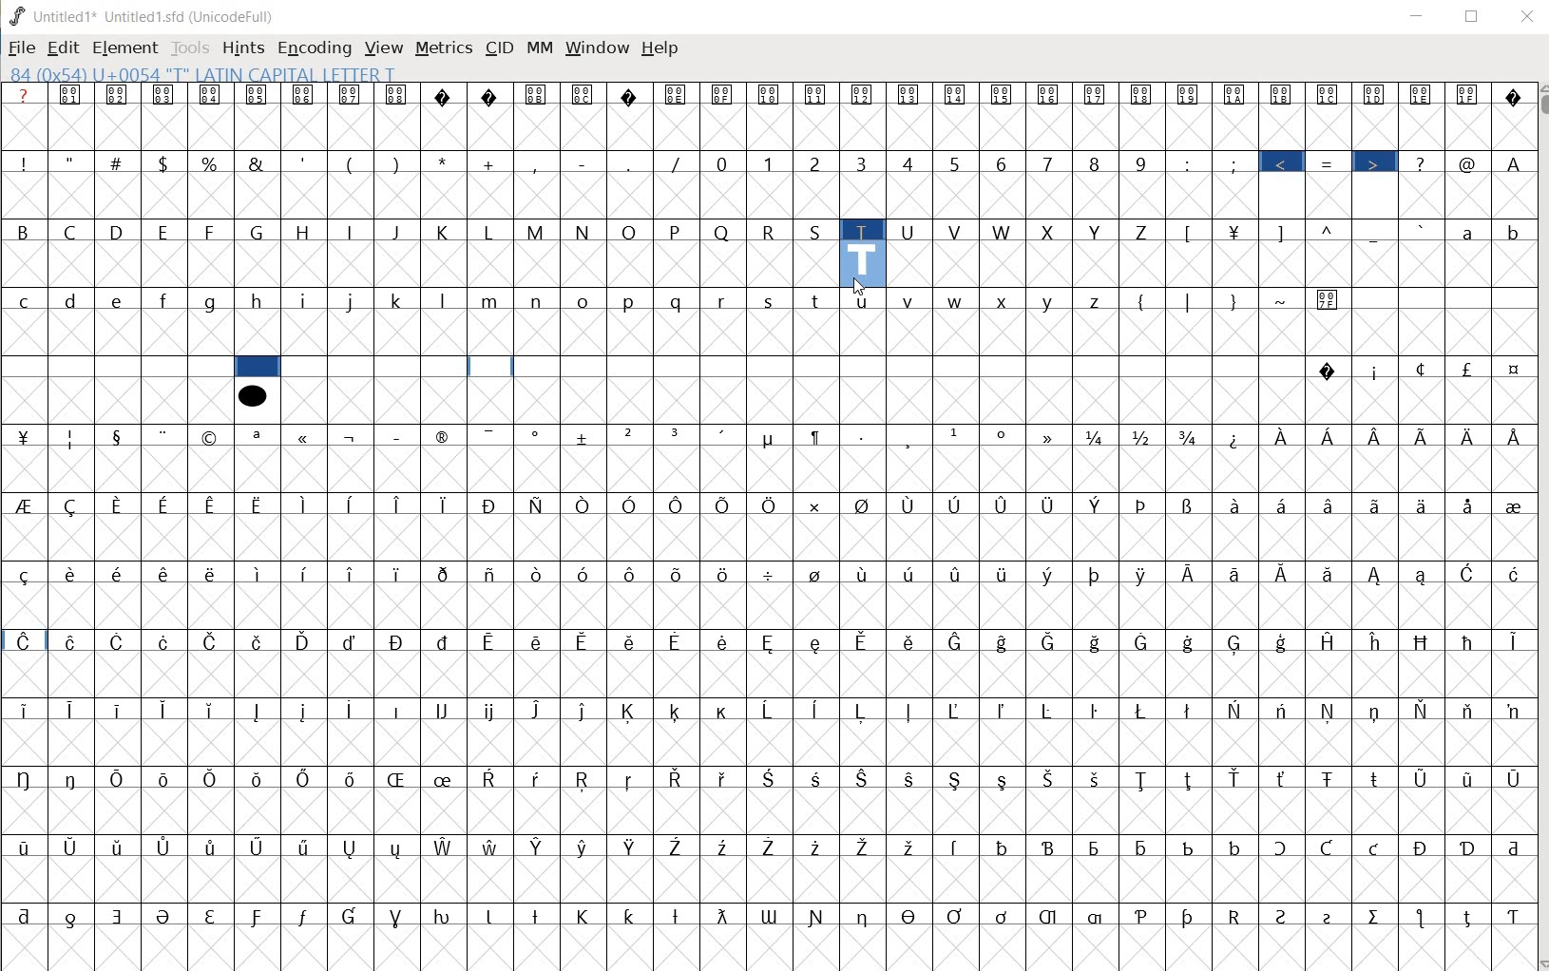  What do you see at coordinates (677, 95) in the screenshot?
I see `Symbol` at bounding box center [677, 95].